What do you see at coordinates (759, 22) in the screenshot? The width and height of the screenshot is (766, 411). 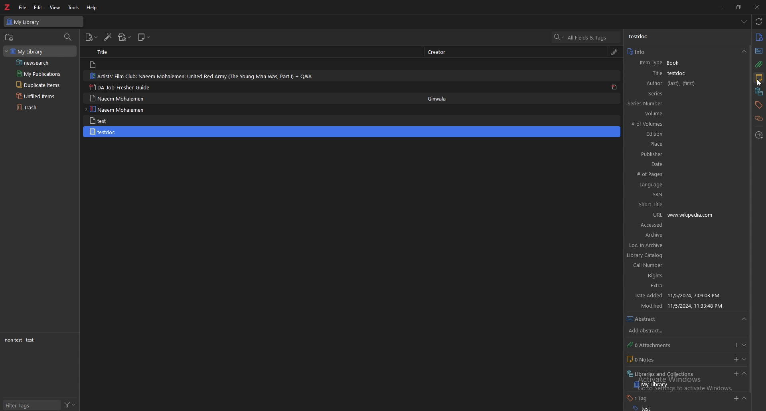 I see `sync with zotero.org` at bounding box center [759, 22].